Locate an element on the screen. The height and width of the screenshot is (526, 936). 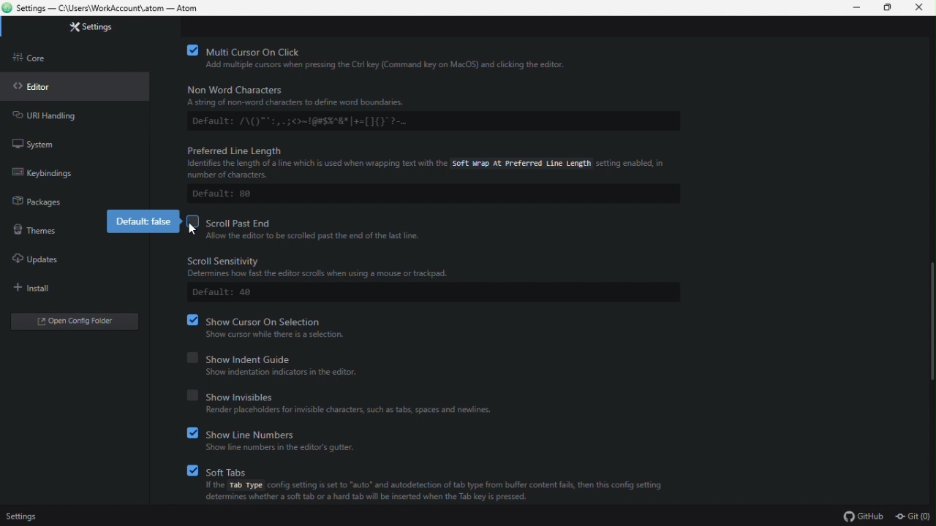
Default: 80 is located at coordinates (225, 194).